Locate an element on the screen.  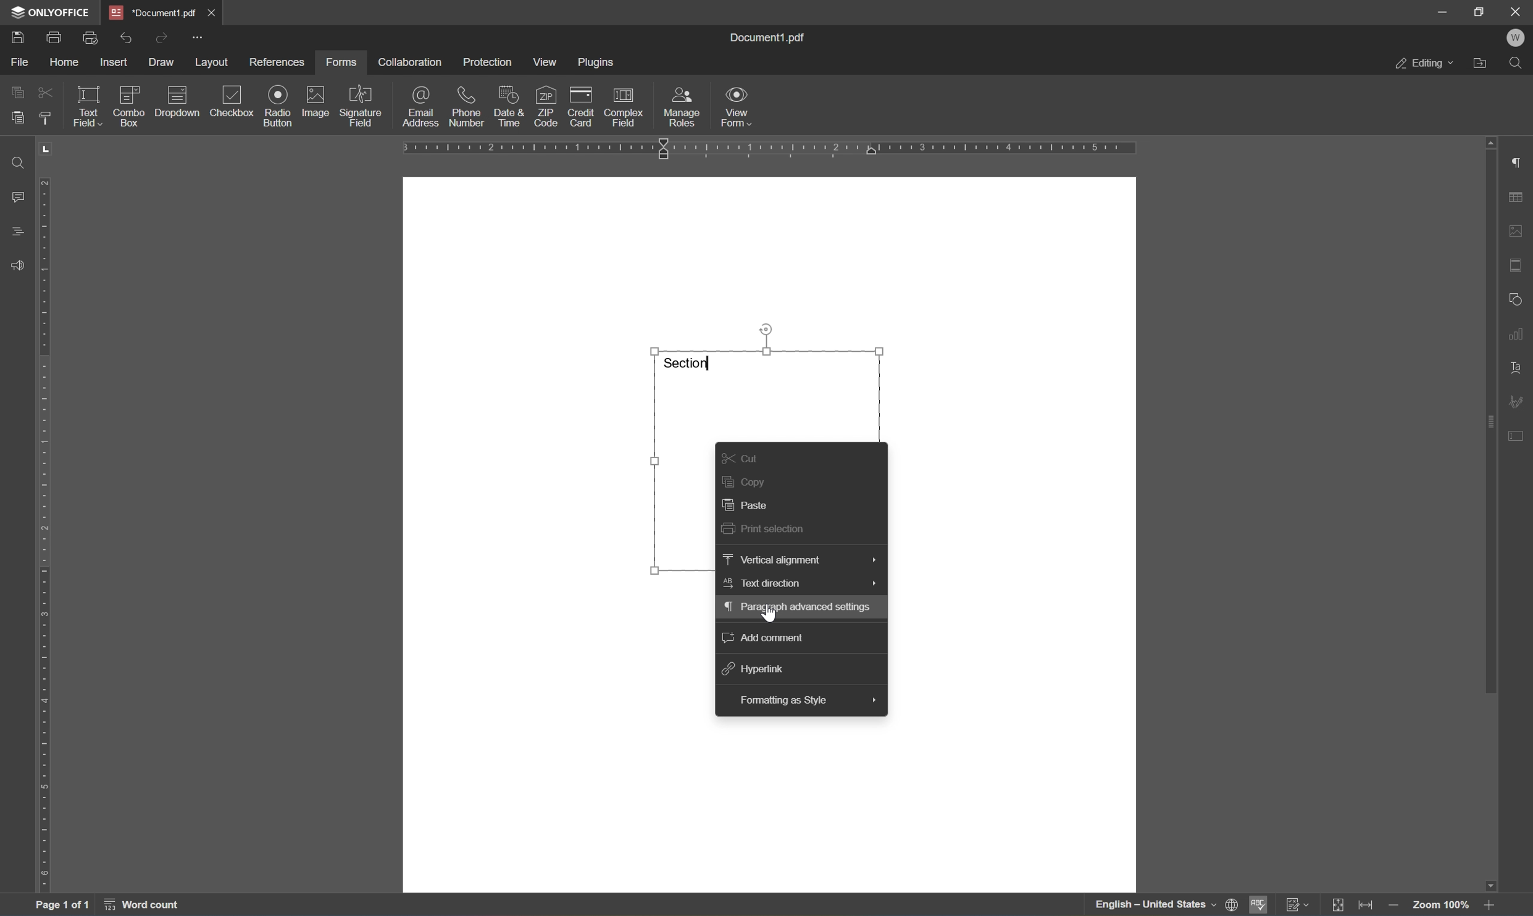
save is located at coordinates (23, 37).